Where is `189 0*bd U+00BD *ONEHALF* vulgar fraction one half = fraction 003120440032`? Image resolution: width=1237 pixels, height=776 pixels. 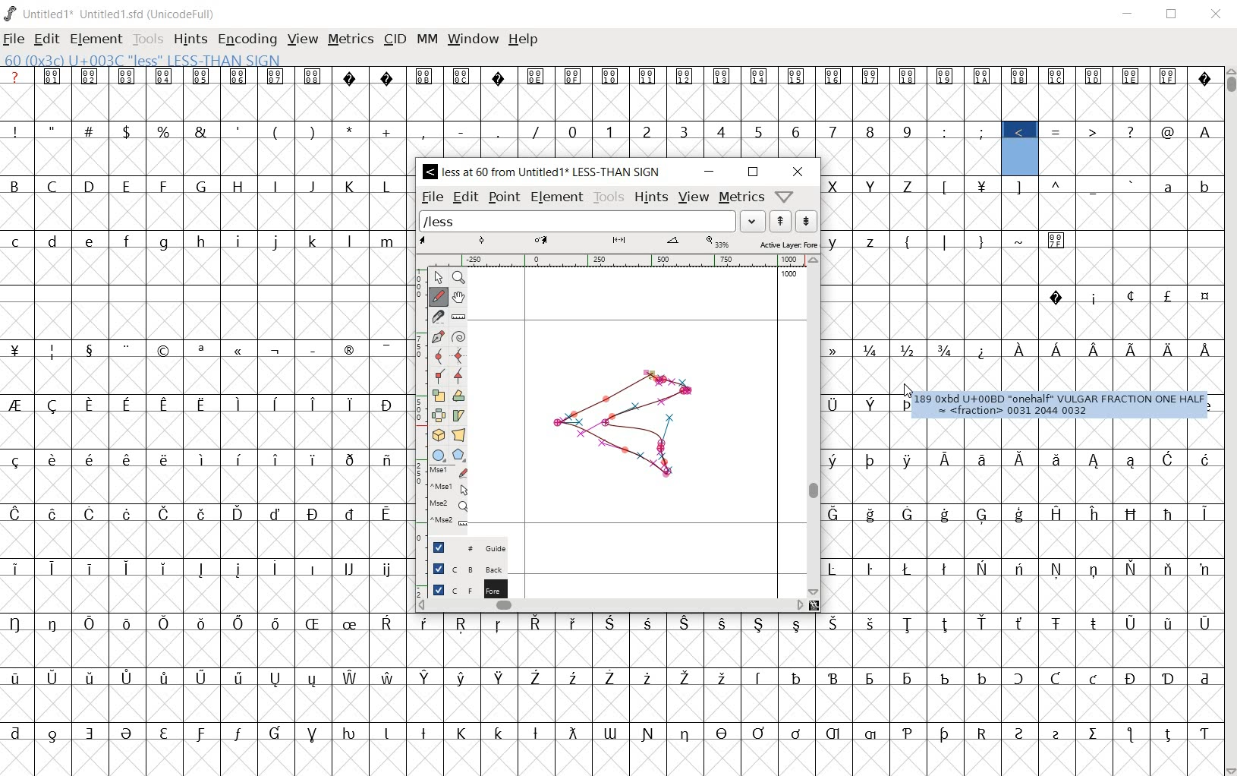
189 0*bd U+00BD *ONEHALF* vulgar fraction one half = fraction 003120440032 is located at coordinates (1059, 405).